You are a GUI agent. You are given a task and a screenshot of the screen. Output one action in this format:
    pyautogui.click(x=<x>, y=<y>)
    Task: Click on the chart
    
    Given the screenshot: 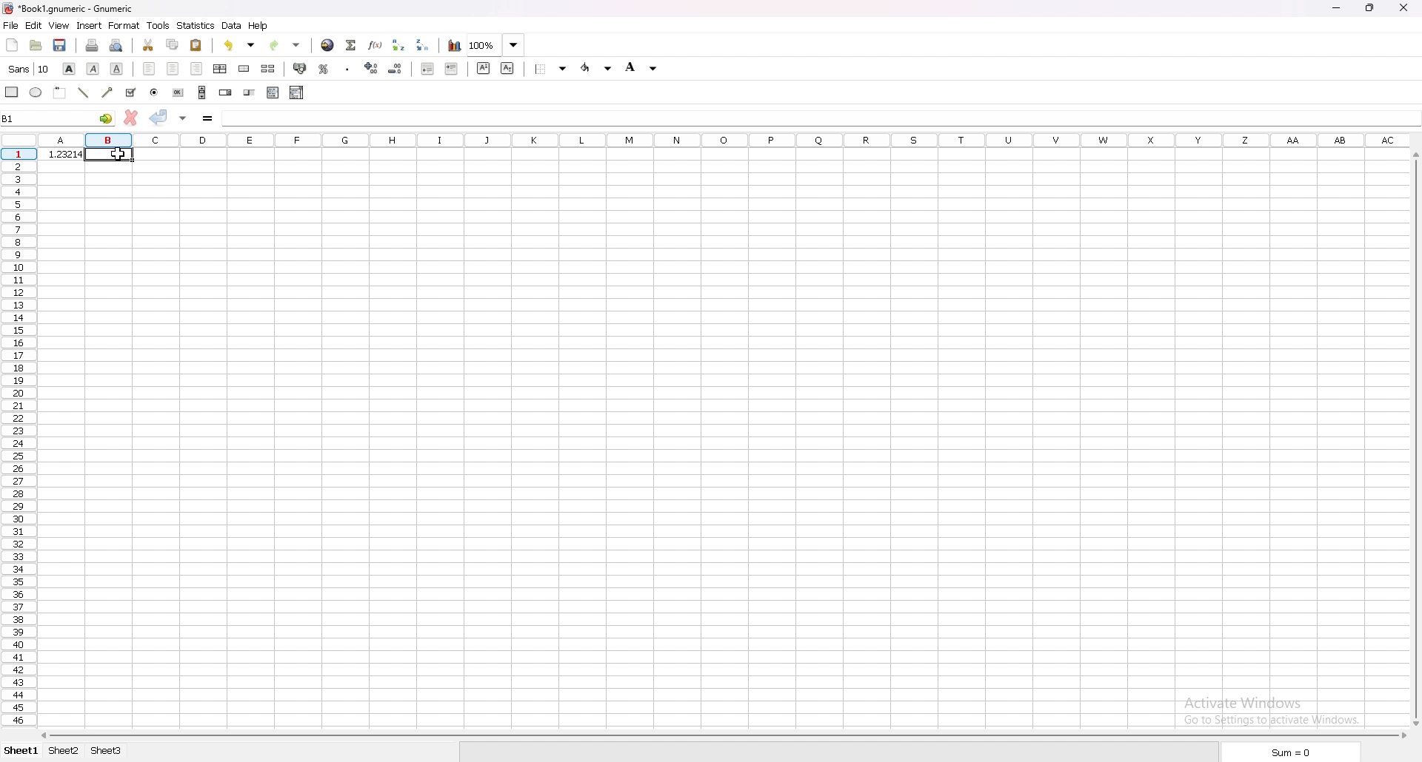 What is the action you would take?
    pyautogui.click(x=455, y=46)
    